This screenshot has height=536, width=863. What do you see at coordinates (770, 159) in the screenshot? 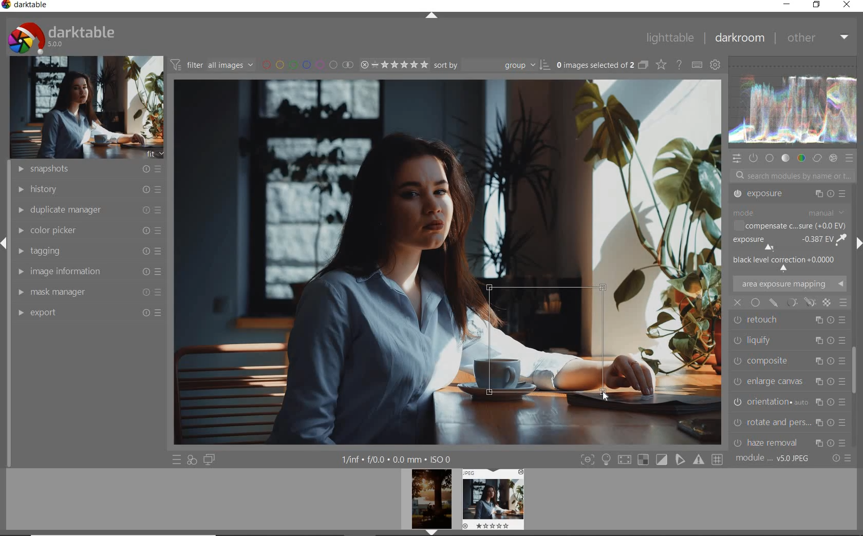
I see `BASE` at bounding box center [770, 159].